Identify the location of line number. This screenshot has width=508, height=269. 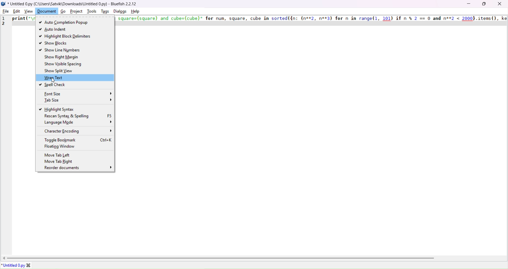
(4, 21).